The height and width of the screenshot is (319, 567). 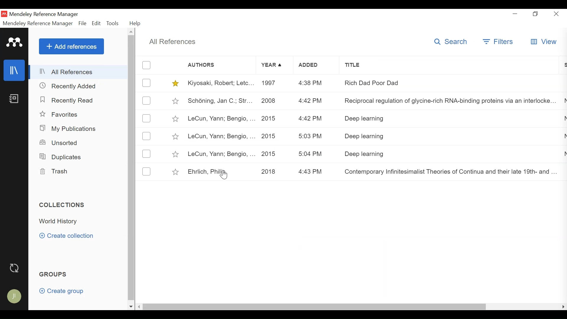 What do you see at coordinates (146, 154) in the screenshot?
I see `(un)select` at bounding box center [146, 154].